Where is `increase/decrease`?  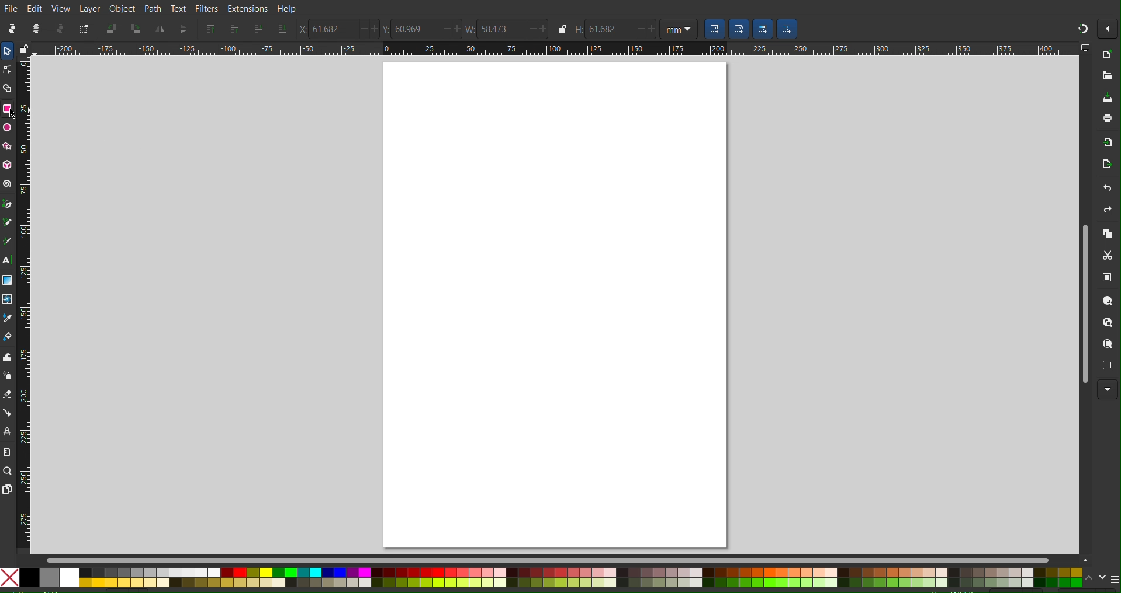 increase/decrease is located at coordinates (369, 29).